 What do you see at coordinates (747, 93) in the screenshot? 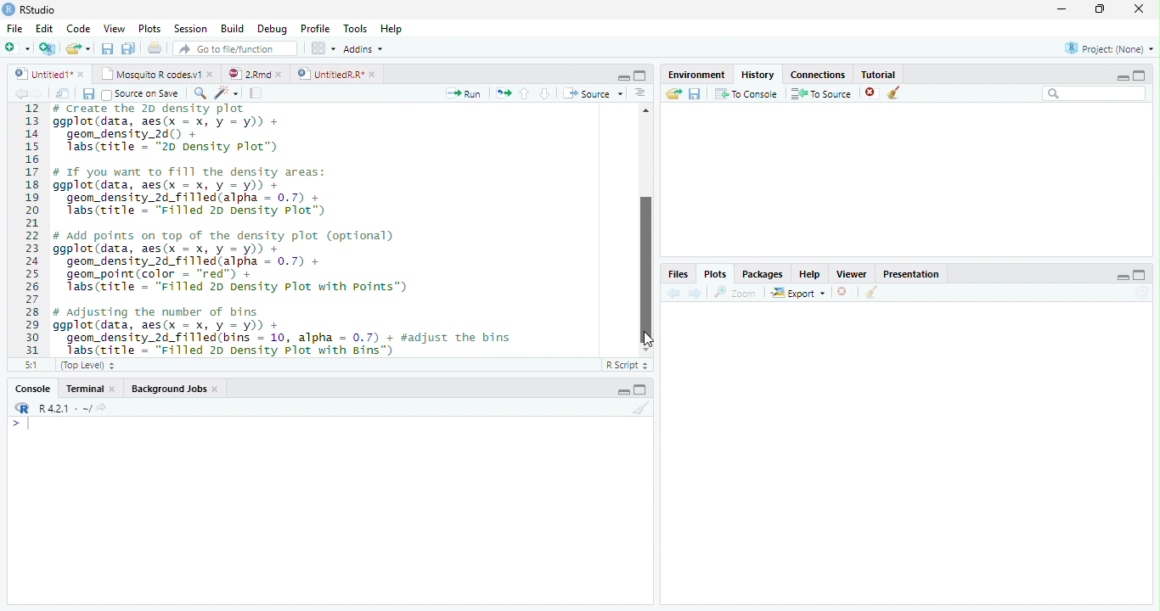
I see `To console` at bounding box center [747, 93].